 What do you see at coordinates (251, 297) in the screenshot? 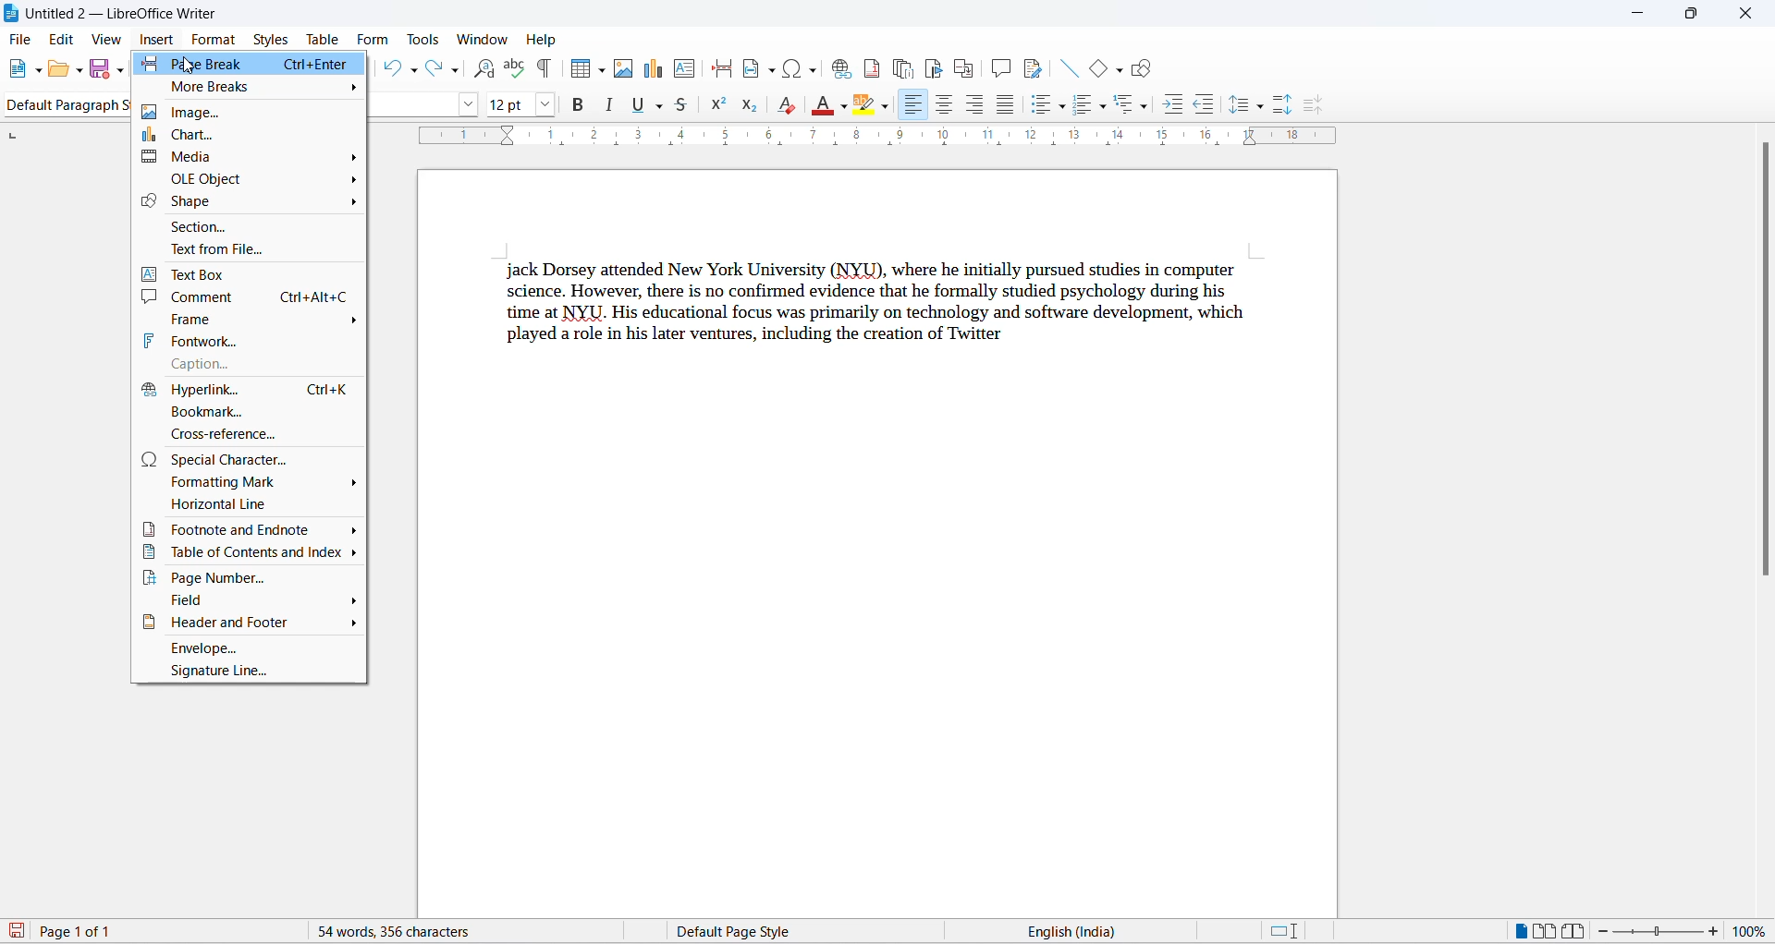
I see `comment` at bounding box center [251, 297].